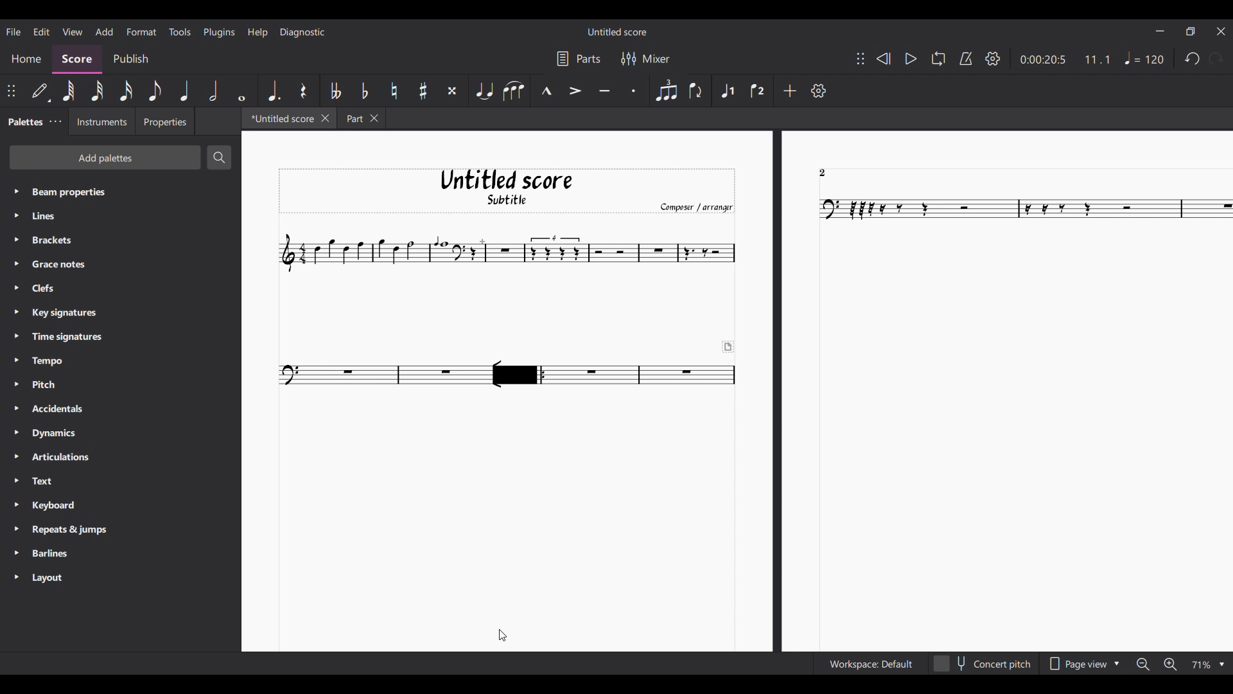 Image resolution: width=1233 pixels, height=694 pixels. Describe the element at coordinates (26, 60) in the screenshot. I see `Home` at that location.